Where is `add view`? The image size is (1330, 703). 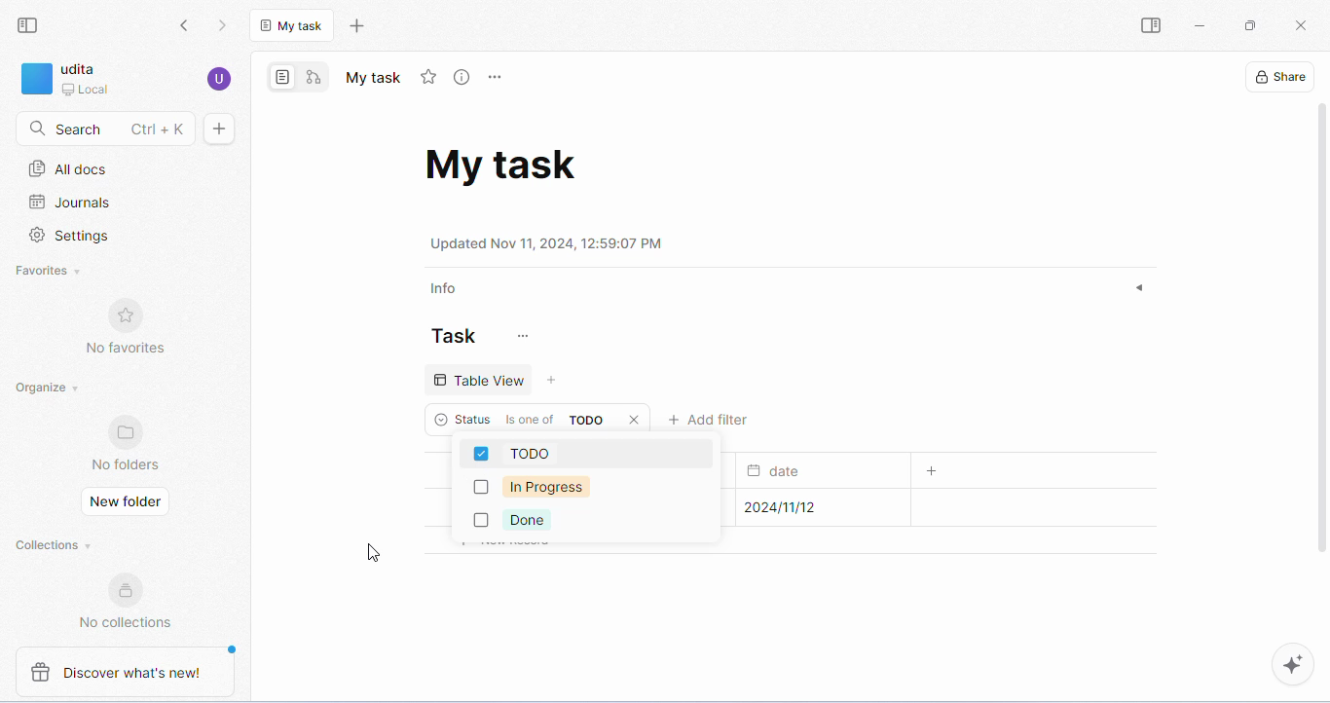 add view is located at coordinates (556, 381).